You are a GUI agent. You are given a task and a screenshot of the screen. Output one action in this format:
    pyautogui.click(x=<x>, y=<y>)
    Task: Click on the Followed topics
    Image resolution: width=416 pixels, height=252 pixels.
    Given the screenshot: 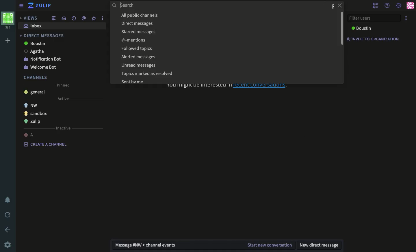 What is the action you would take?
    pyautogui.click(x=137, y=49)
    